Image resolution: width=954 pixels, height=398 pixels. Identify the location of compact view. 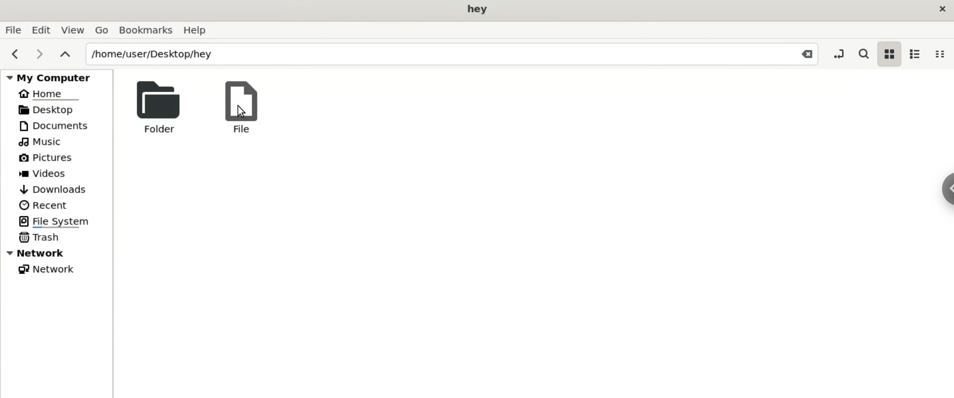
(940, 54).